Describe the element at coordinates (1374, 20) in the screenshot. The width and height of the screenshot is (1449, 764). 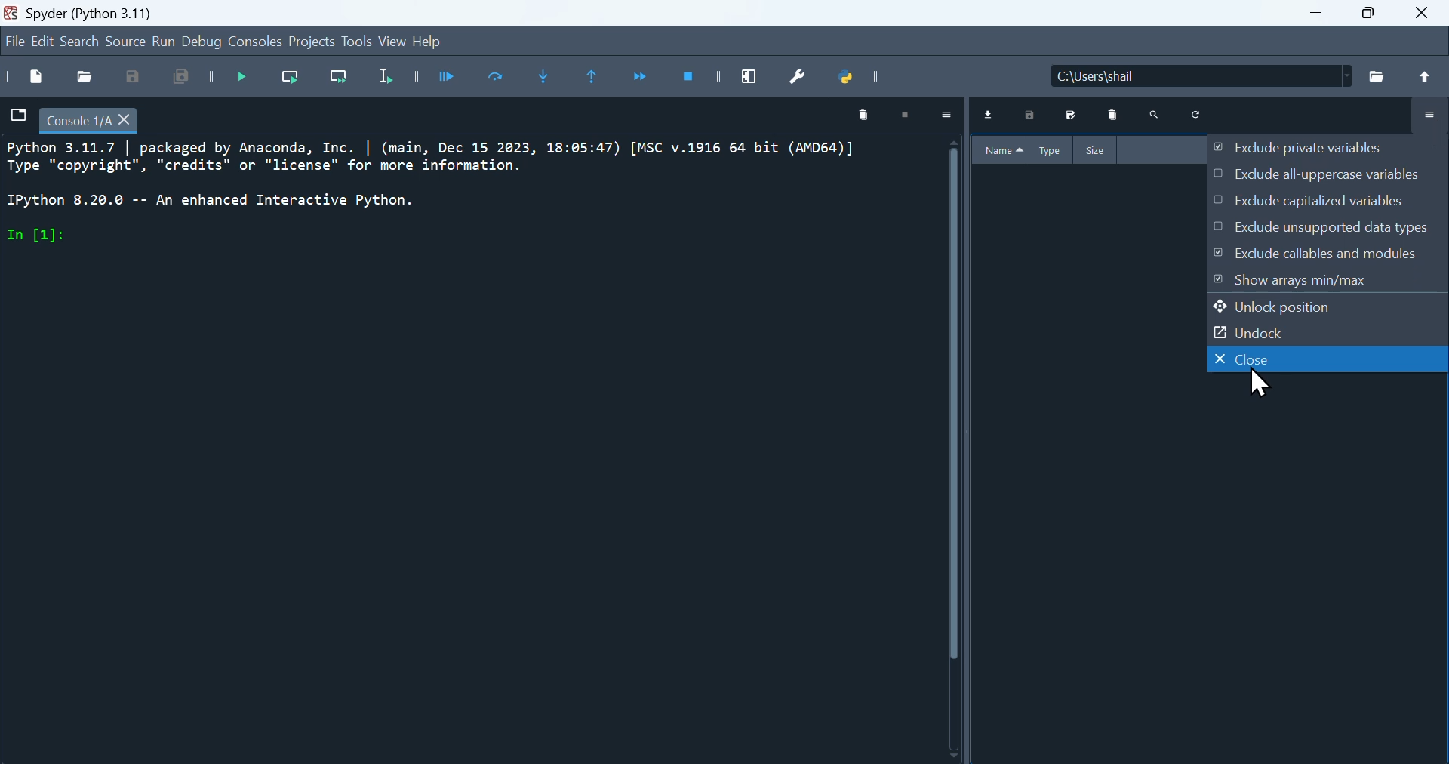
I see `Maximise` at that location.